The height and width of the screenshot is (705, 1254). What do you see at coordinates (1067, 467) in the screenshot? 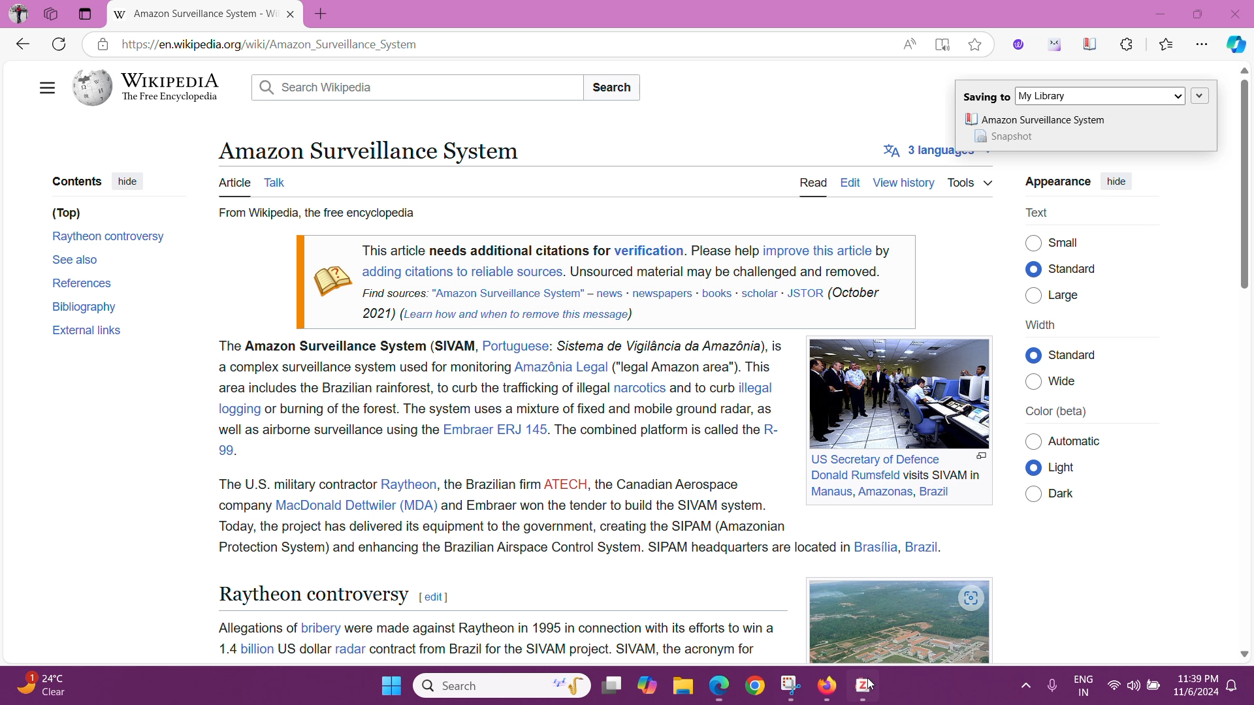
I see `© ScuiClaly Of Ucicnce Co © Light` at bounding box center [1067, 467].